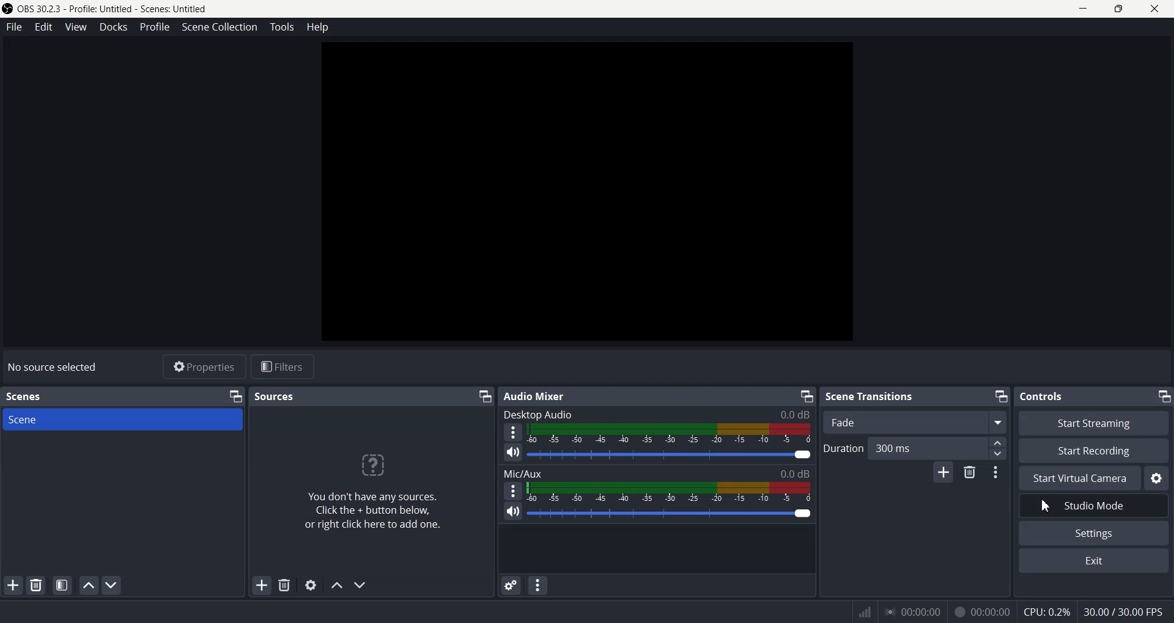  What do you see at coordinates (1068, 396) in the screenshot?
I see `Controls` at bounding box center [1068, 396].